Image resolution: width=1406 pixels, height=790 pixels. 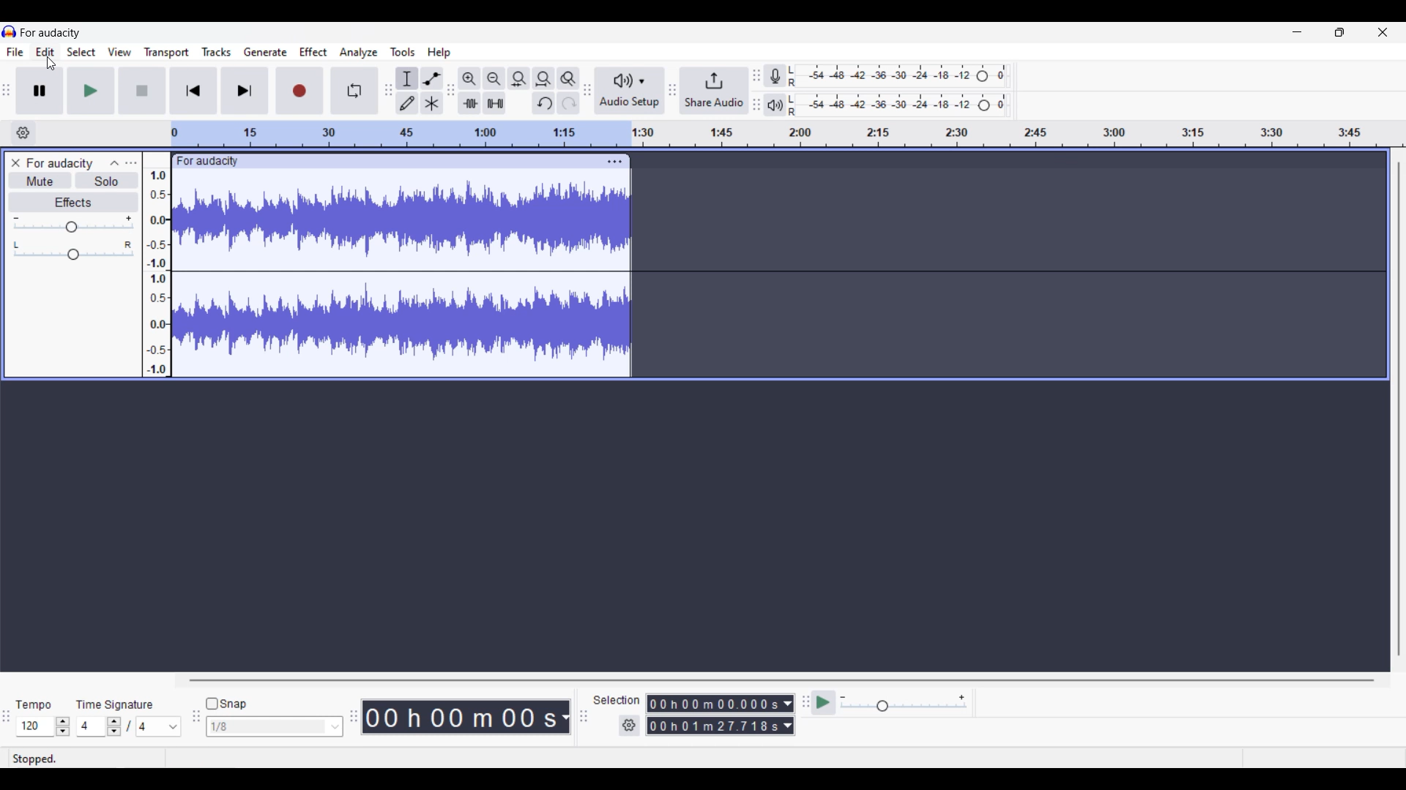 I want to click on Silence audio selection, so click(x=494, y=103).